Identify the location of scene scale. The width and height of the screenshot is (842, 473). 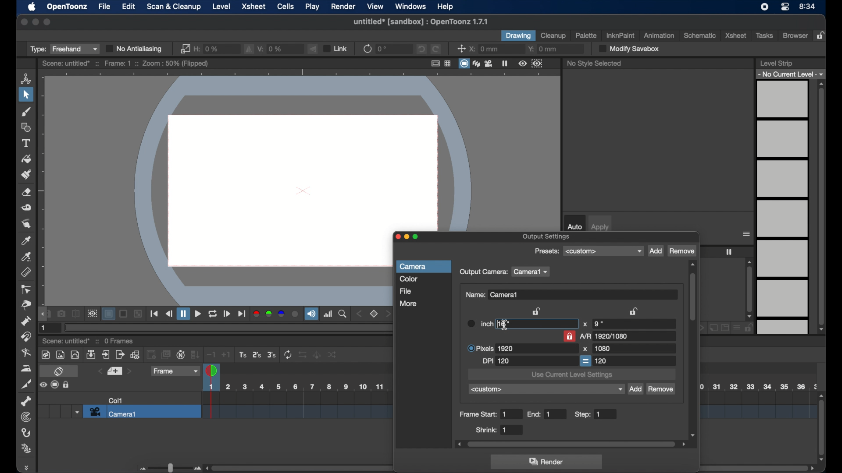
(759, 386).